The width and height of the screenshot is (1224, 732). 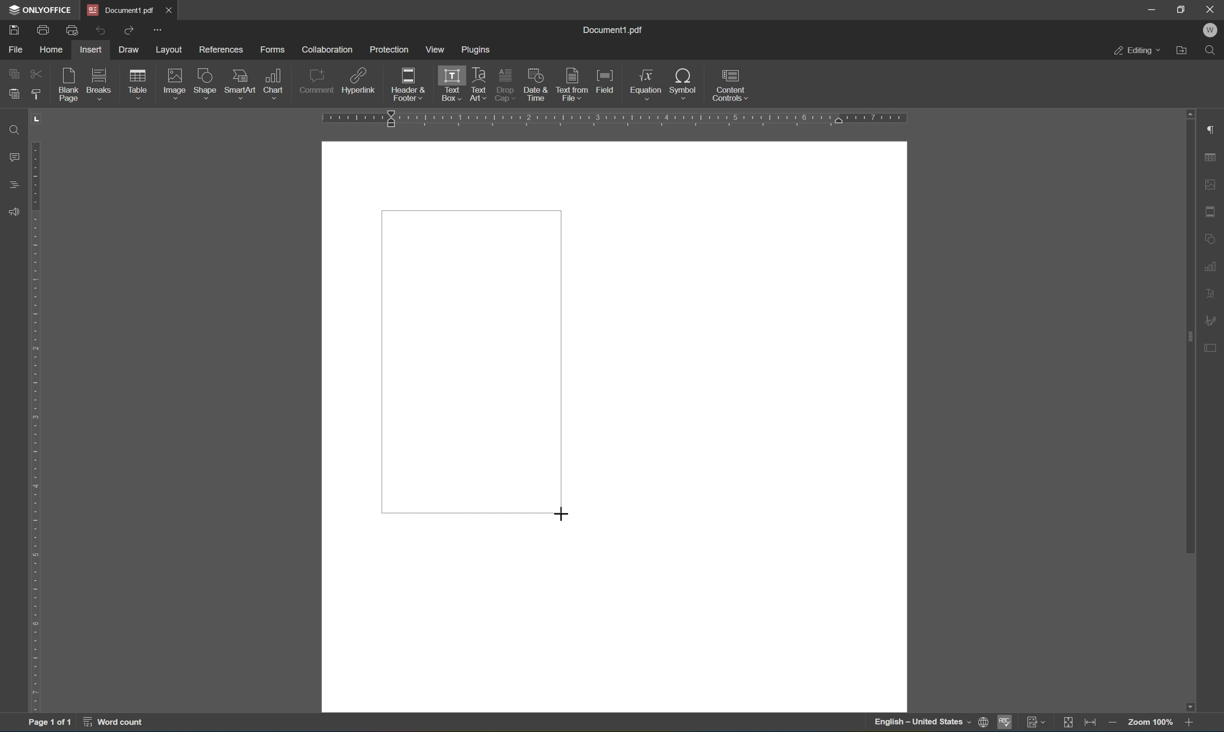 I want to click on Header and footer settings, so click(x=1213, y=211).